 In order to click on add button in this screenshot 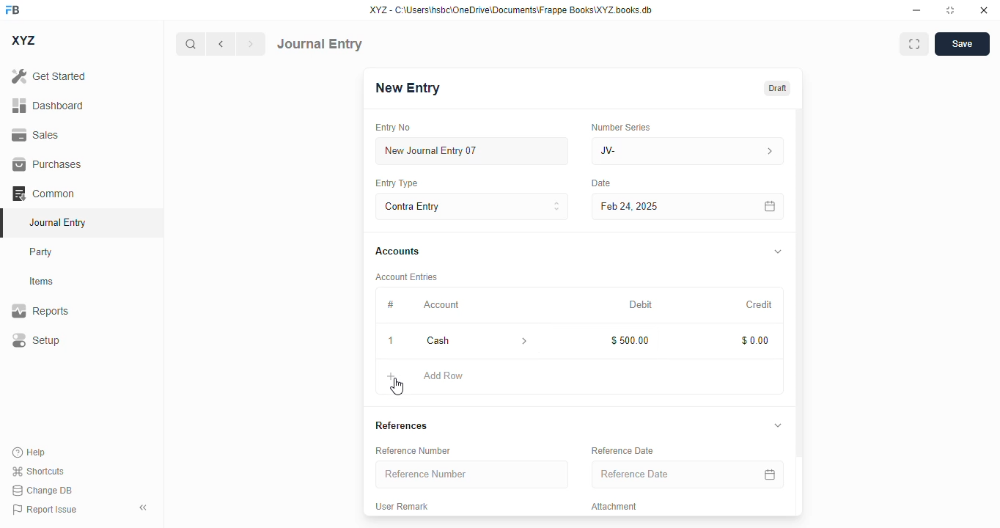, I will do `click(391, 376)`.